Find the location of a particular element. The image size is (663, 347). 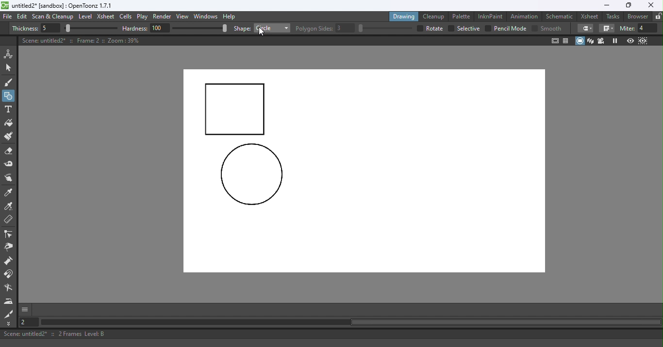

5 is located at coordinates (49, 29).